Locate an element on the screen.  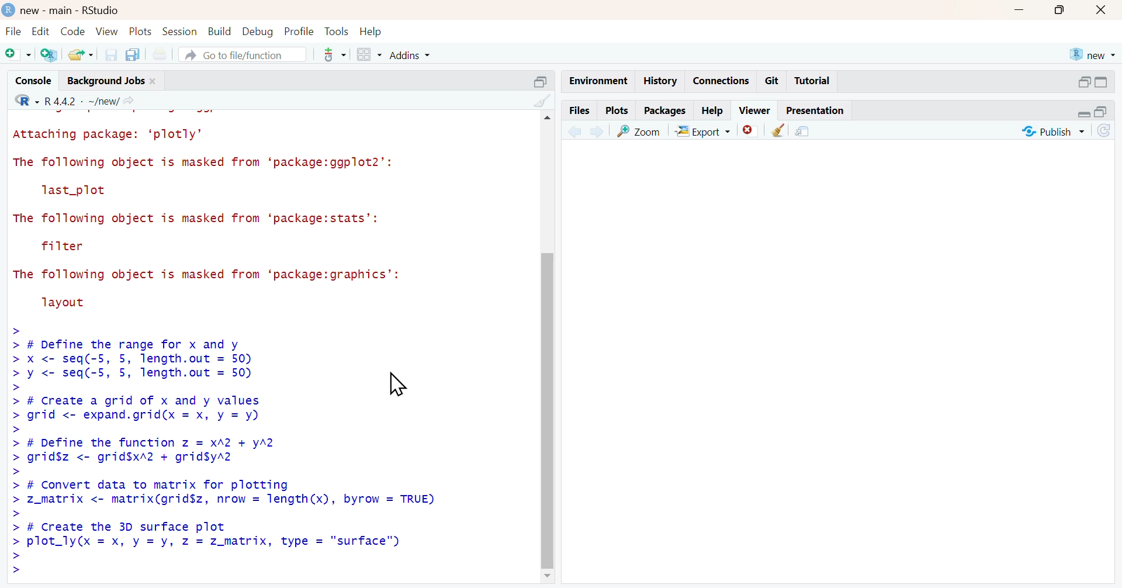
scrollbar is located at coordinates (550, 350).